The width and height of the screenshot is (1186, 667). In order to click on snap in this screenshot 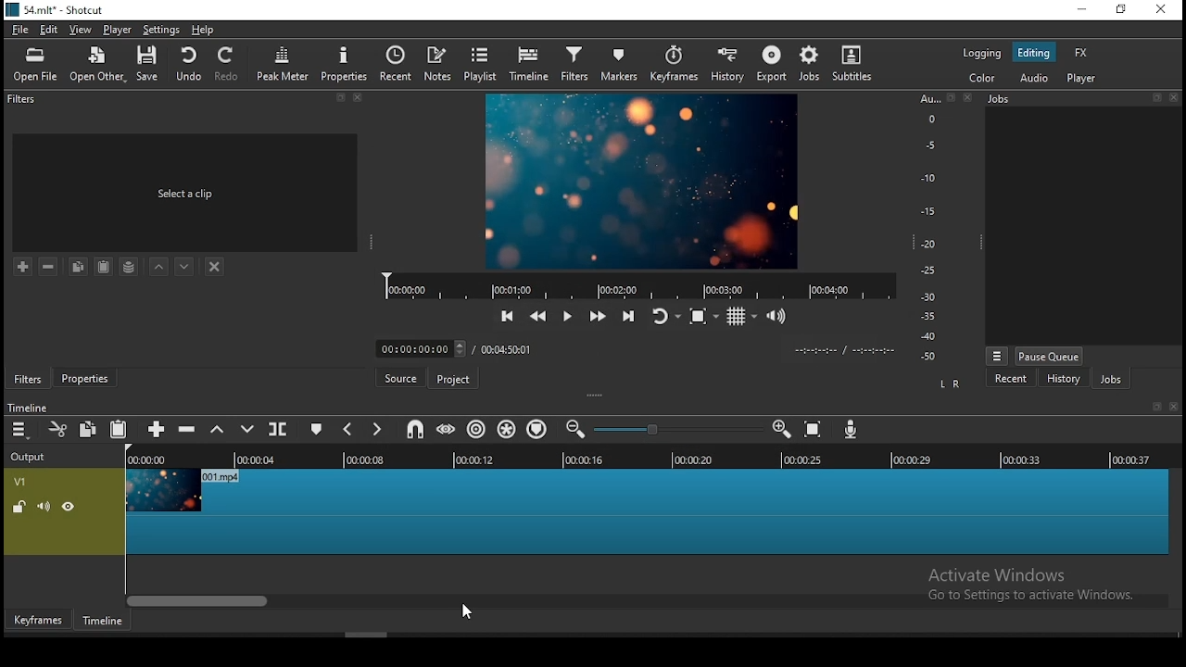, I will do `click(415, 429)`.